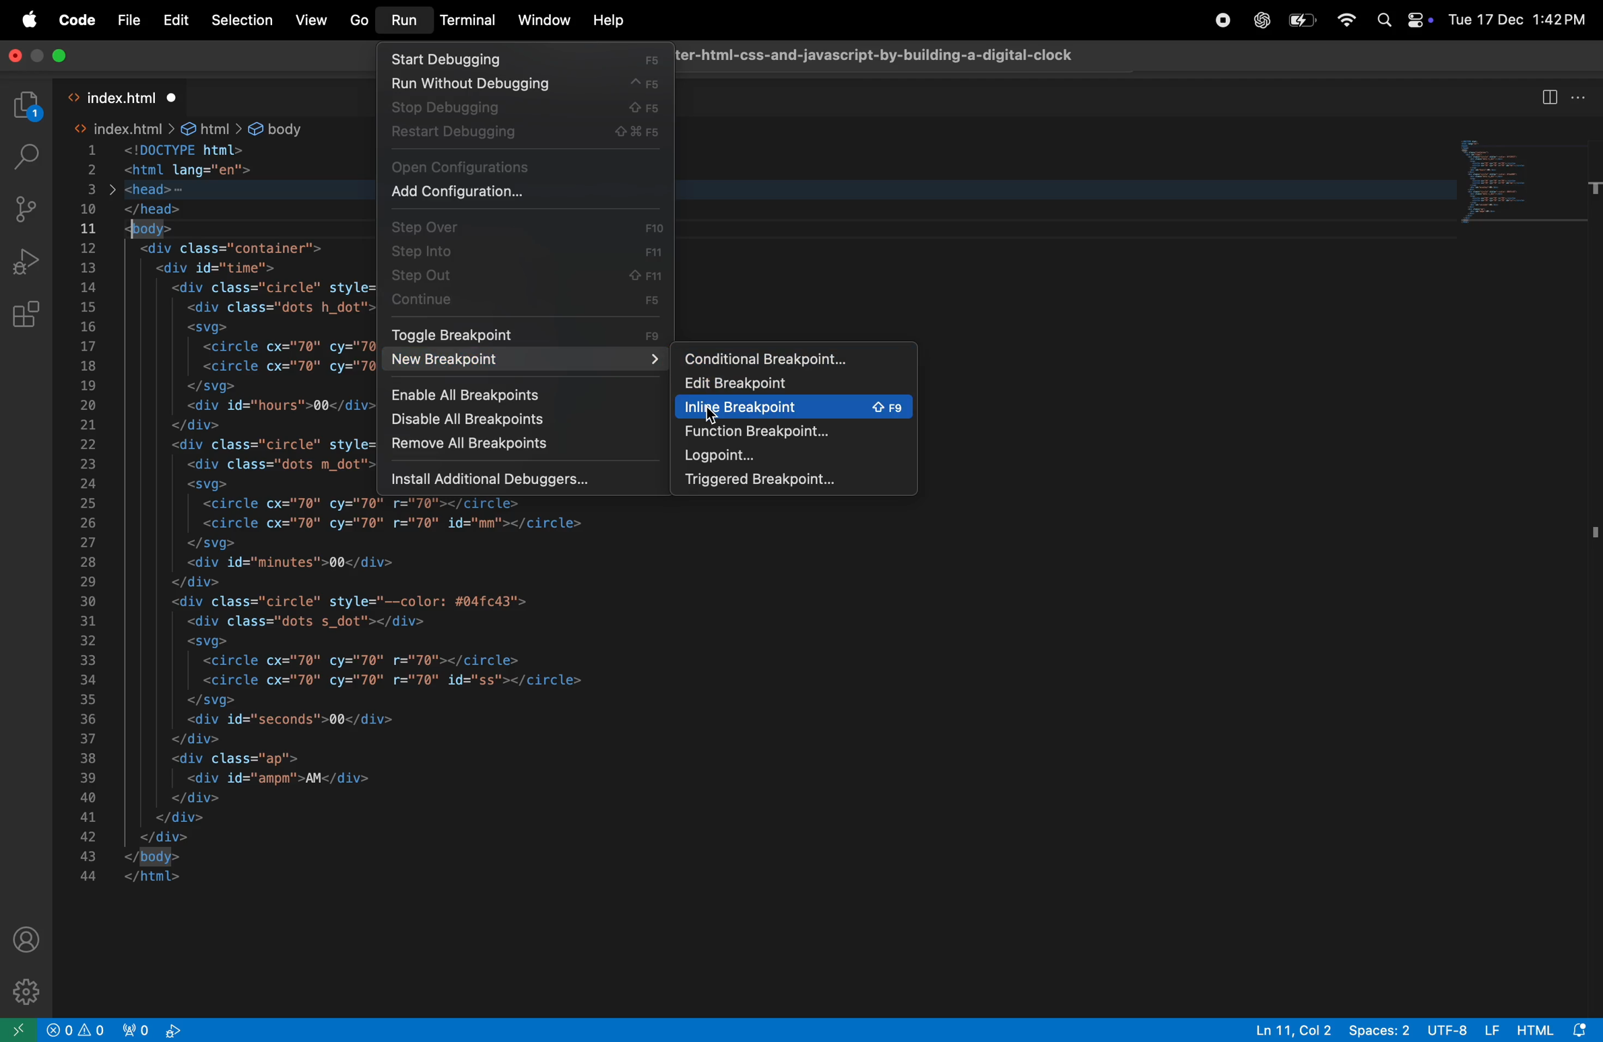 The image size is (1603, 1042). I want to click on open remote, so click(19, 1029).